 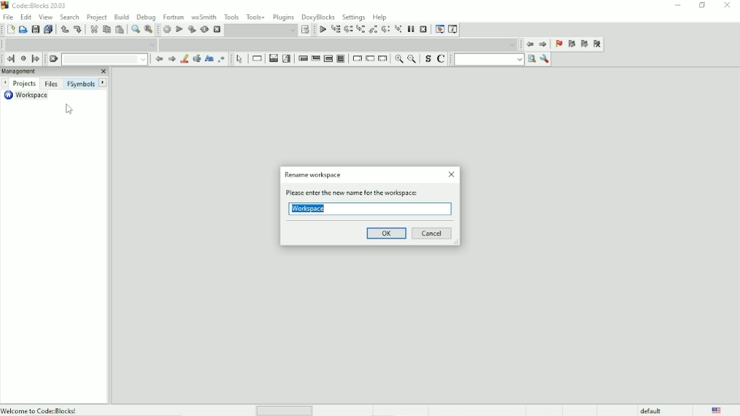 I want to click on Run, so click(x=179, y=29).